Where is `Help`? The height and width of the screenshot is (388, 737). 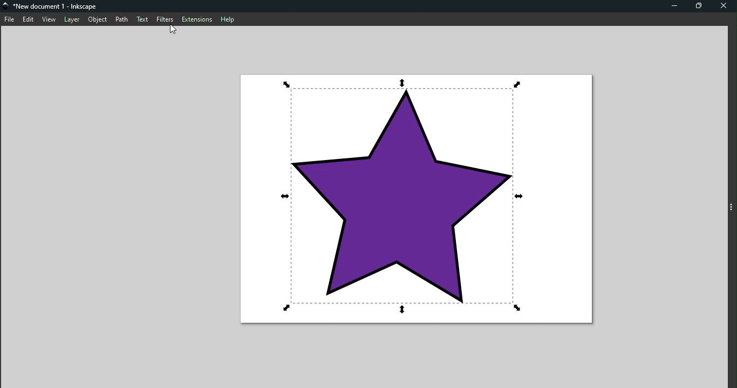 Help is located at coordinates (227, 18).